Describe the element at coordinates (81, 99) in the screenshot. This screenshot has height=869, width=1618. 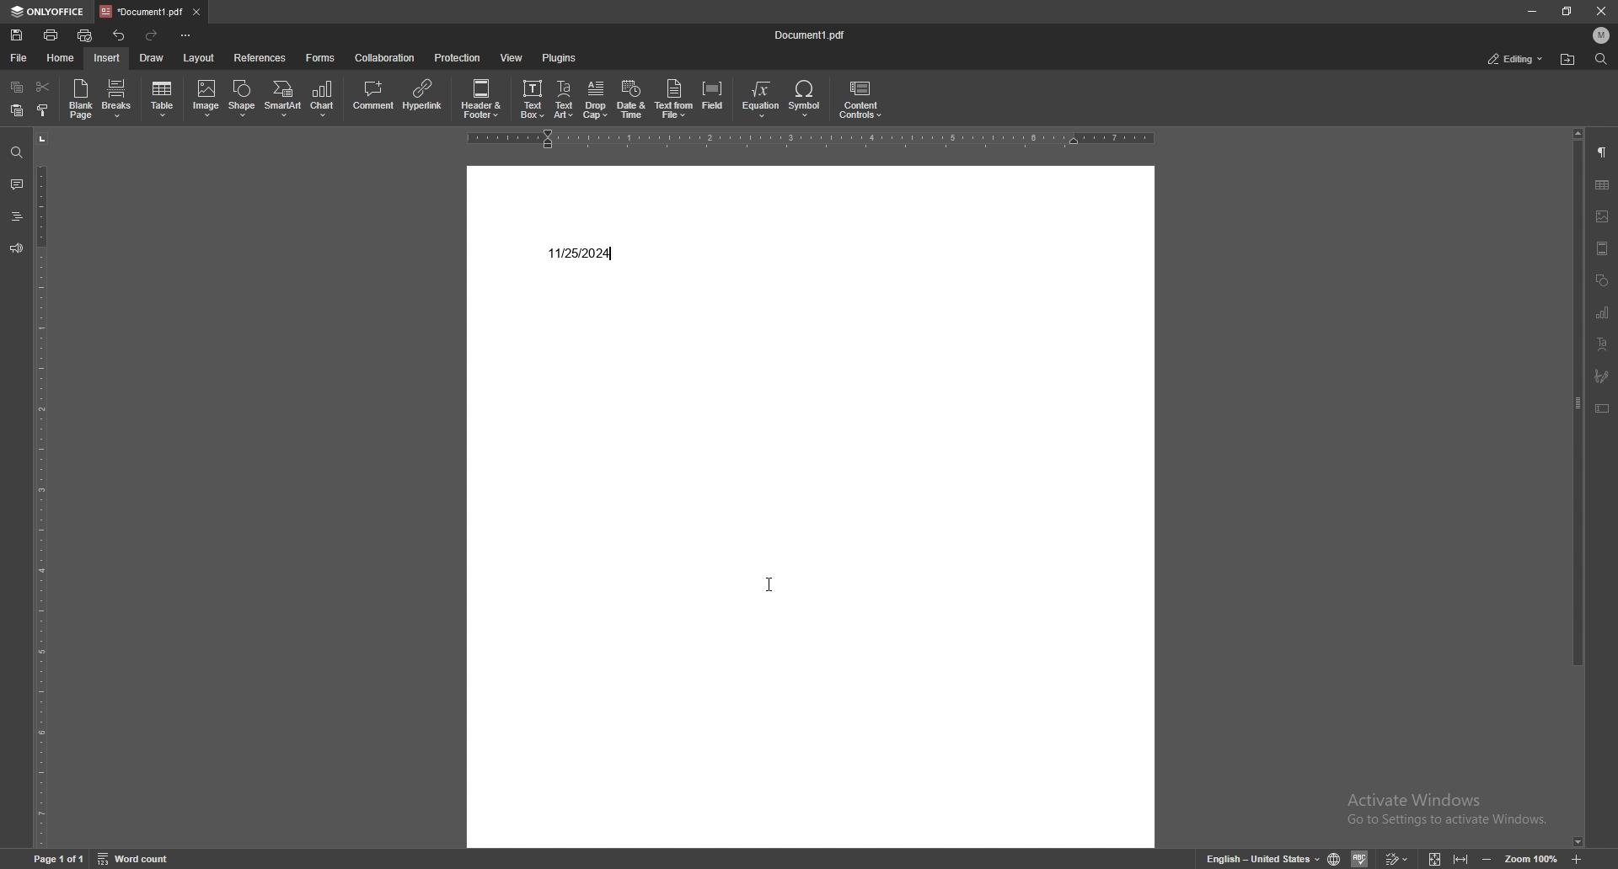
I see `blank page` at that location.